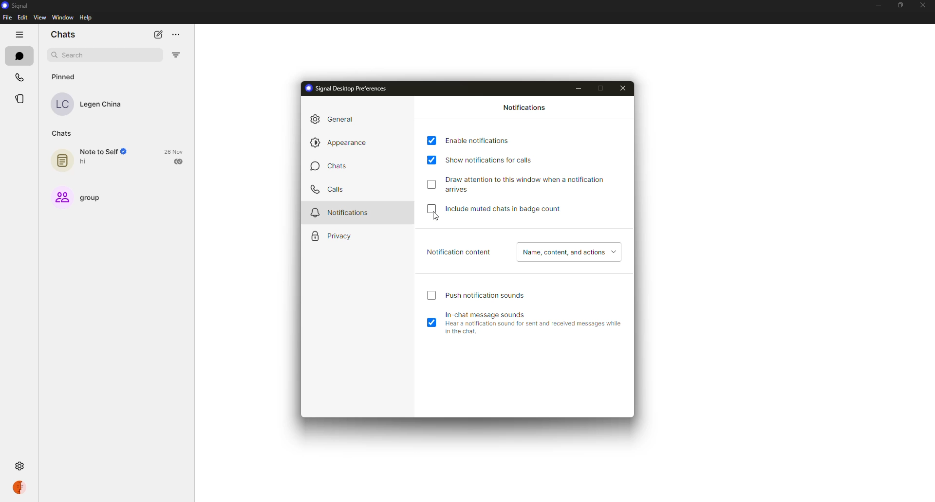  I want to click on help, so click(87, 18).